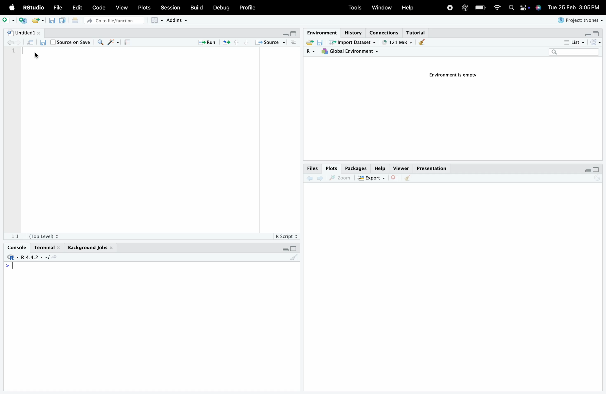 This screenshot has height=394, width=606. Describe the element at coordinates (14, 52) in the screenshot. I see `1` at that location.